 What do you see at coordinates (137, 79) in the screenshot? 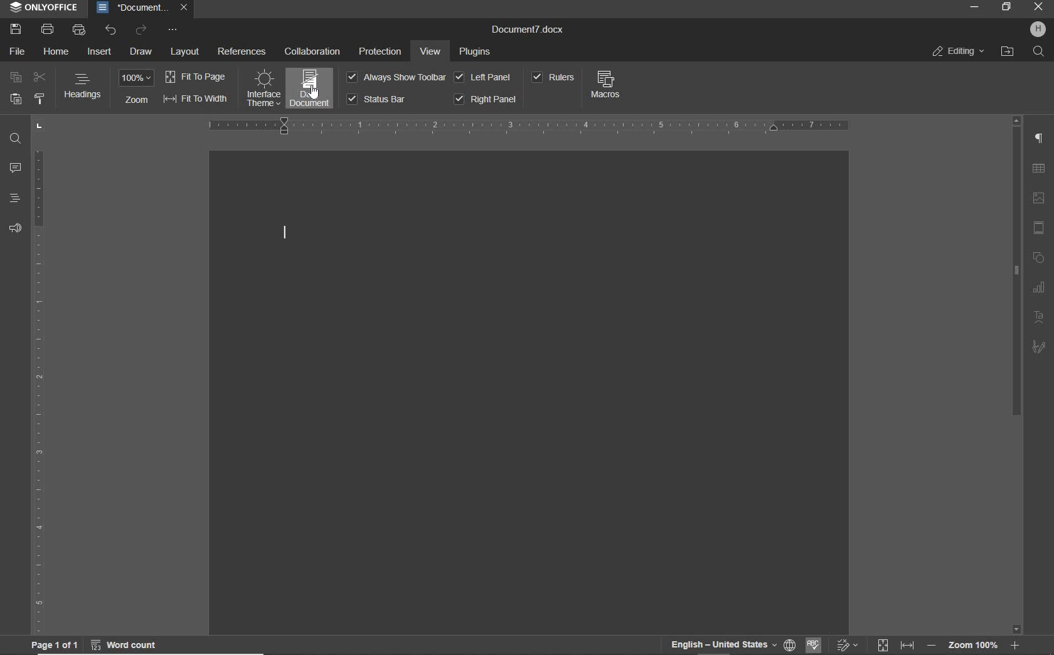
I see `ZOOM` at bounding box center [137, 79].